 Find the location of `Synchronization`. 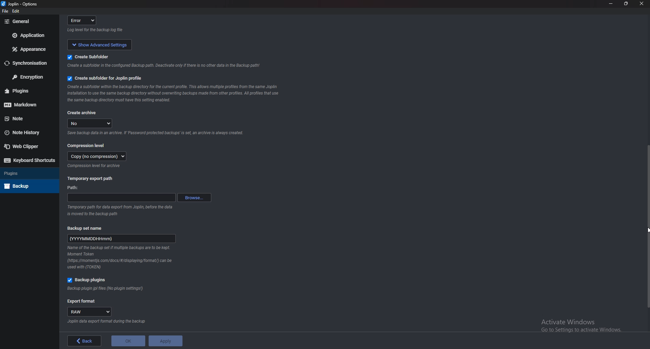

Synchronization is located at coordinates (27, 63).